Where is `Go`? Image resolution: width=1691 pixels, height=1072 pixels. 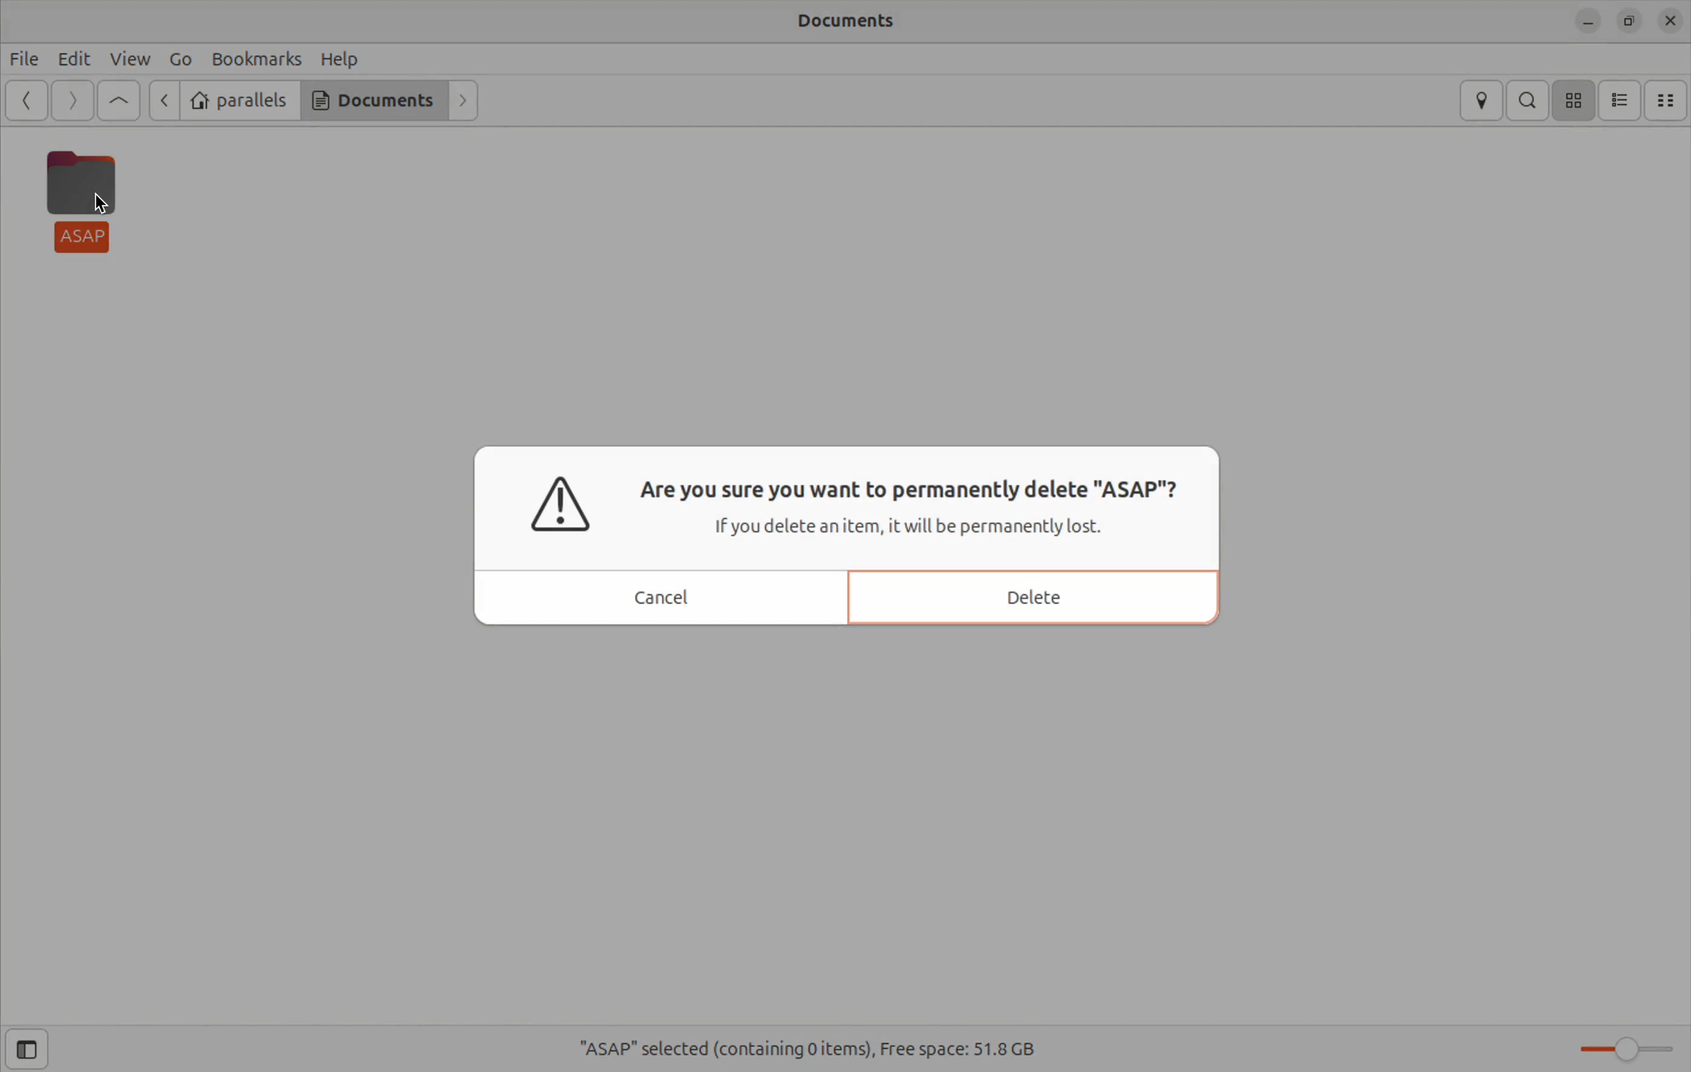 Go is located at coordinates (179, 58).